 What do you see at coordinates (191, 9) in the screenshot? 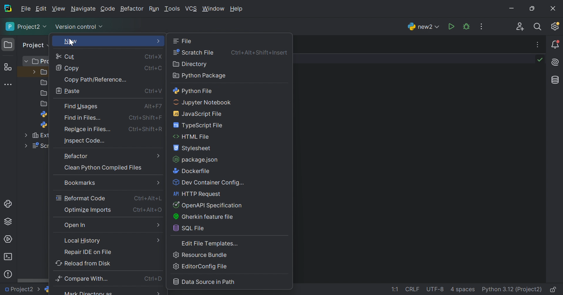
I see `VCS` at bounding box center [191, 9].